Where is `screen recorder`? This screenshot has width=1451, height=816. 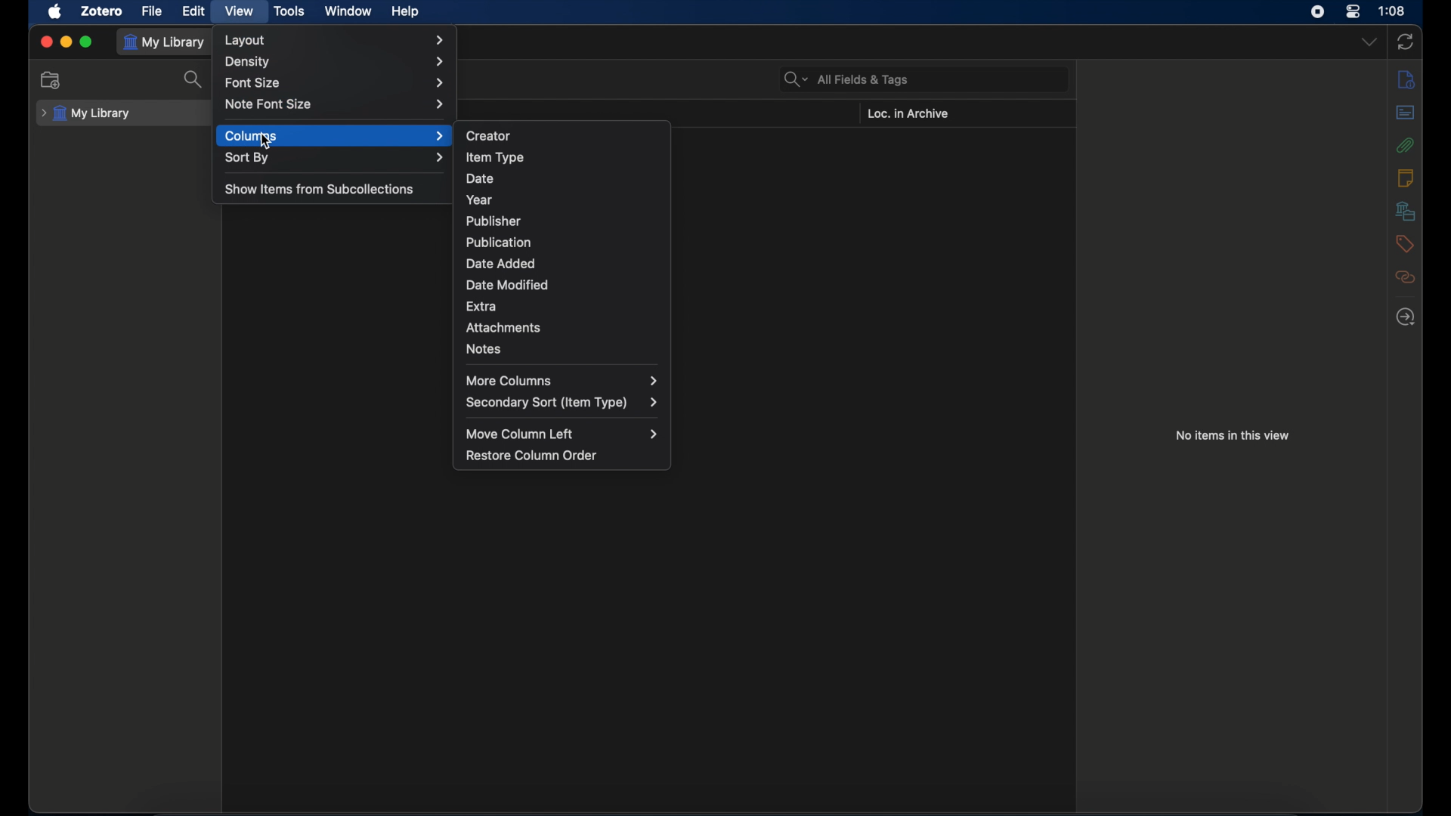 screen recorder is located at coordinates (1319, 12).